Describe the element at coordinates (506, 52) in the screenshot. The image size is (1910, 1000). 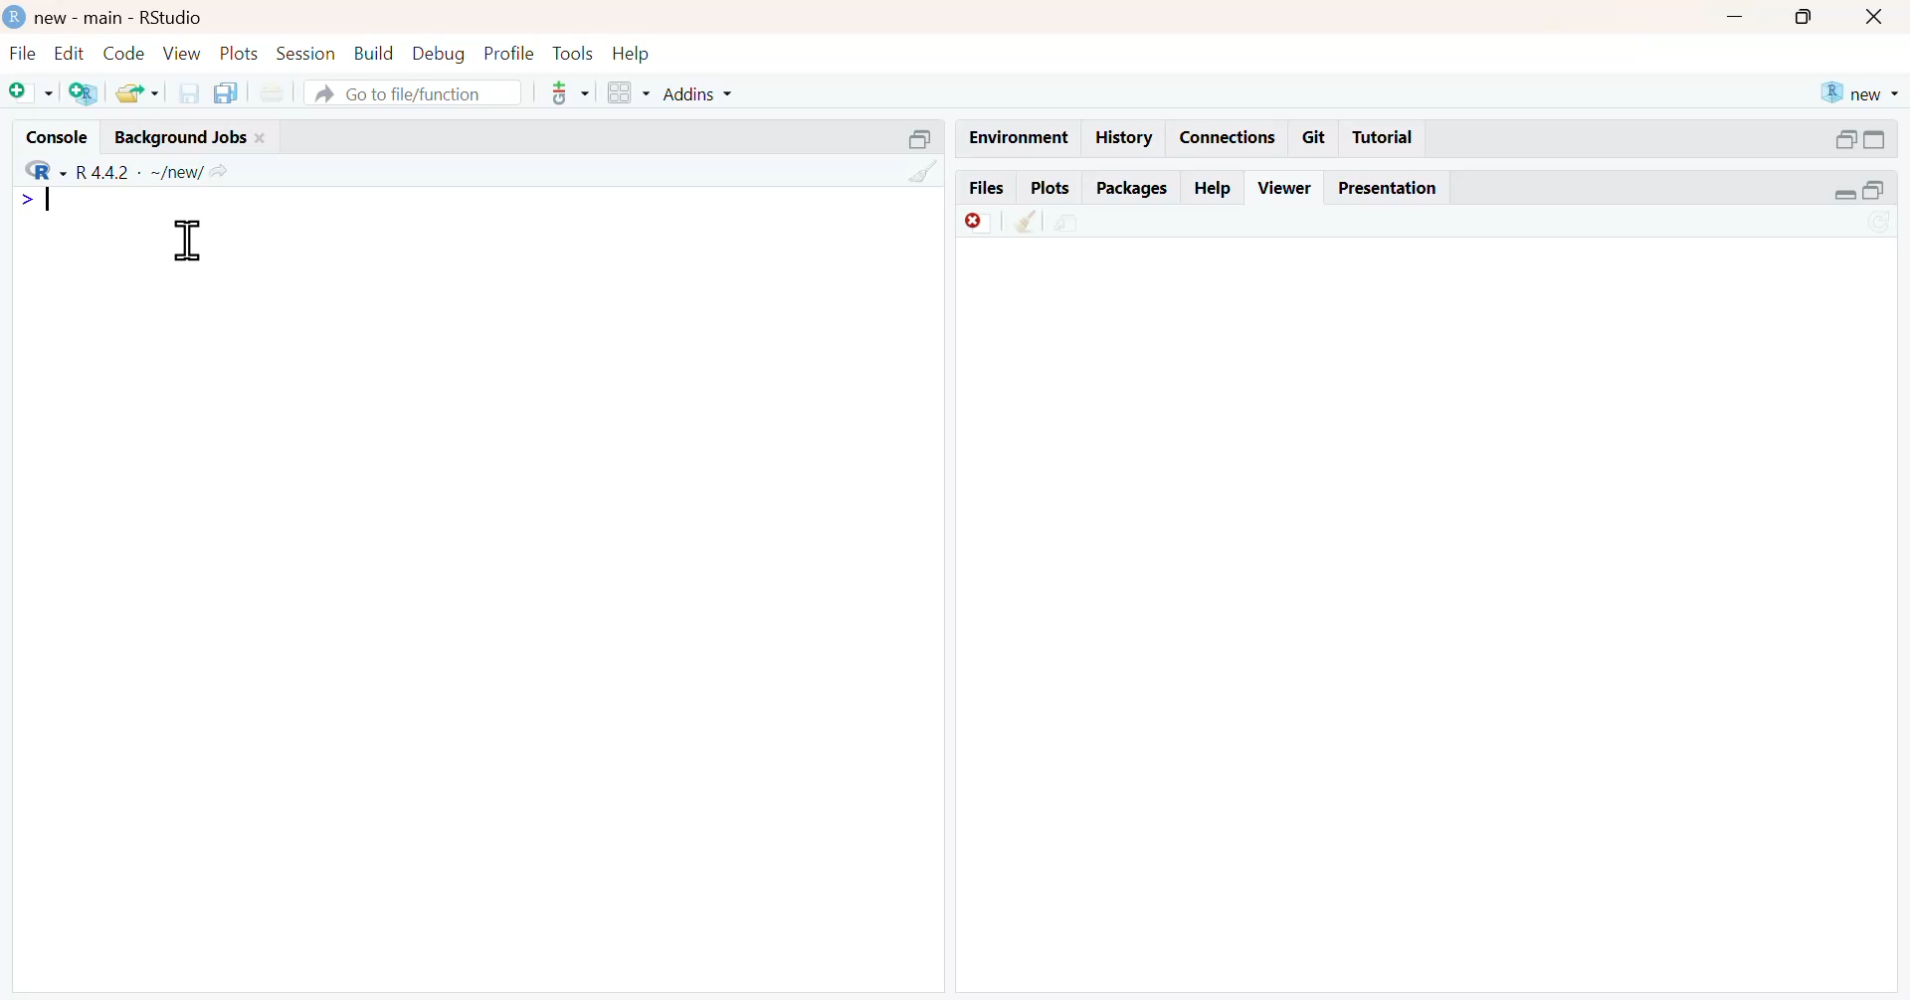
I see `profile` at that location.